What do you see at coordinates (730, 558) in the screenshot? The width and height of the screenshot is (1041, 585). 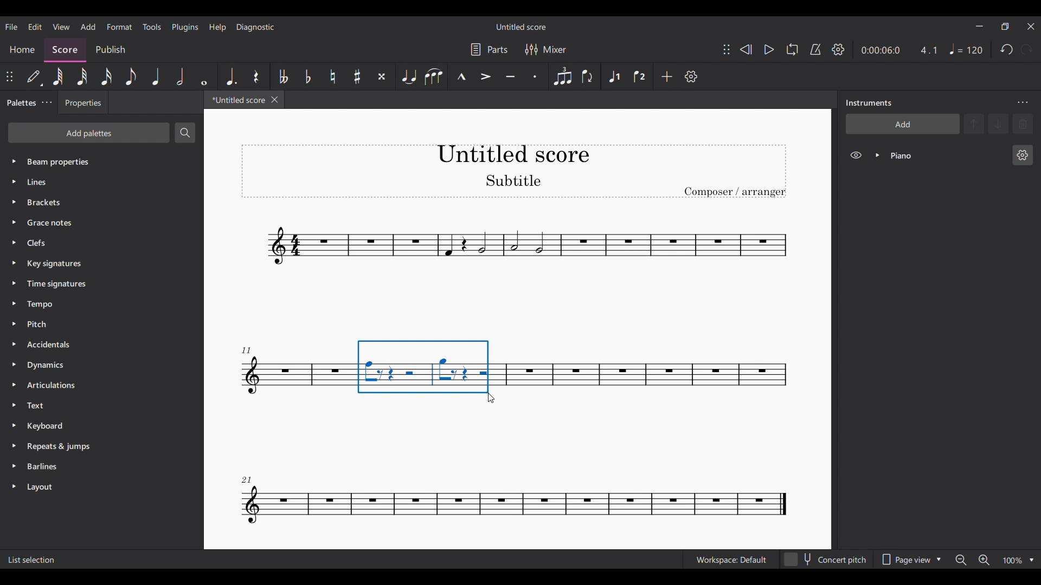 I see `Workspace default` at bounding box center [730, 558].